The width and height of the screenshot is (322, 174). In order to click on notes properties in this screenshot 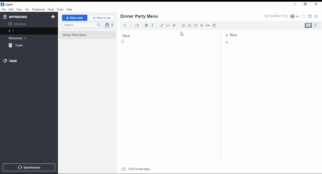, I will do `click(316, 16)`.